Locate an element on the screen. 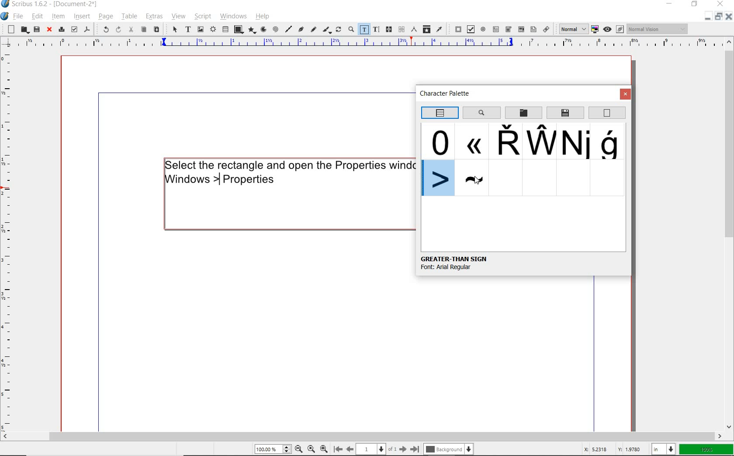 This screenshot has width=734, height=456. go to the first page is located at coordinates (337, 449).